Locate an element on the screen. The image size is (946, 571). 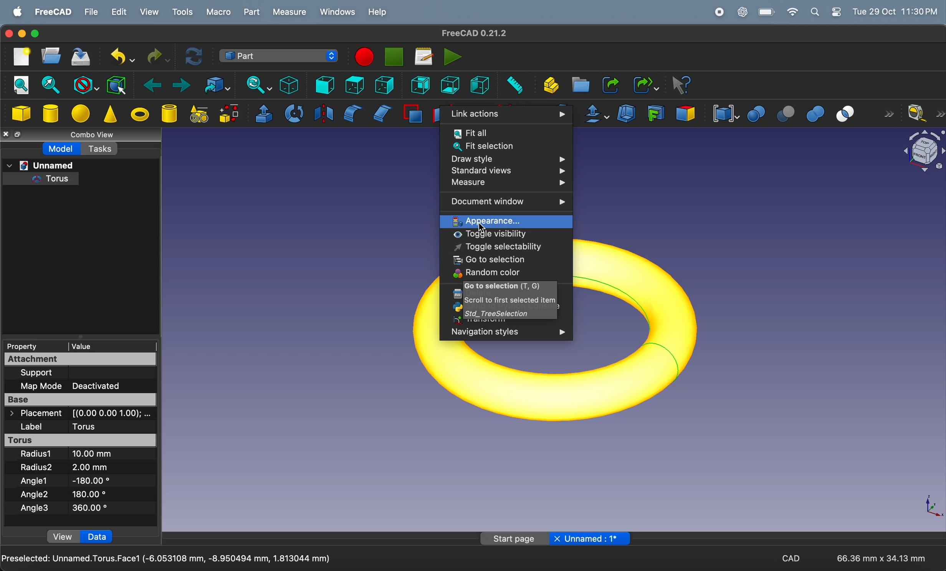
top view is located at coordinates (355, 85).